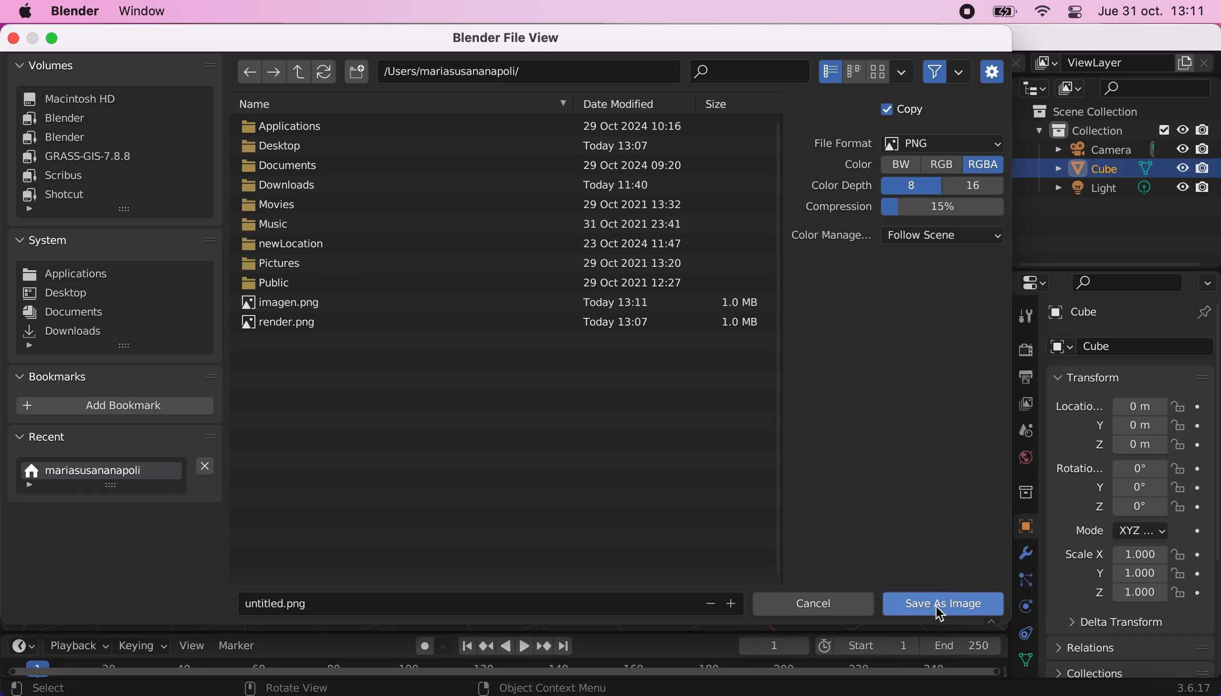 This screenshot has height=696, width=1221. Describe the element at coordinates (1135, 347) in the screenshot. I see `cube options` at that location.